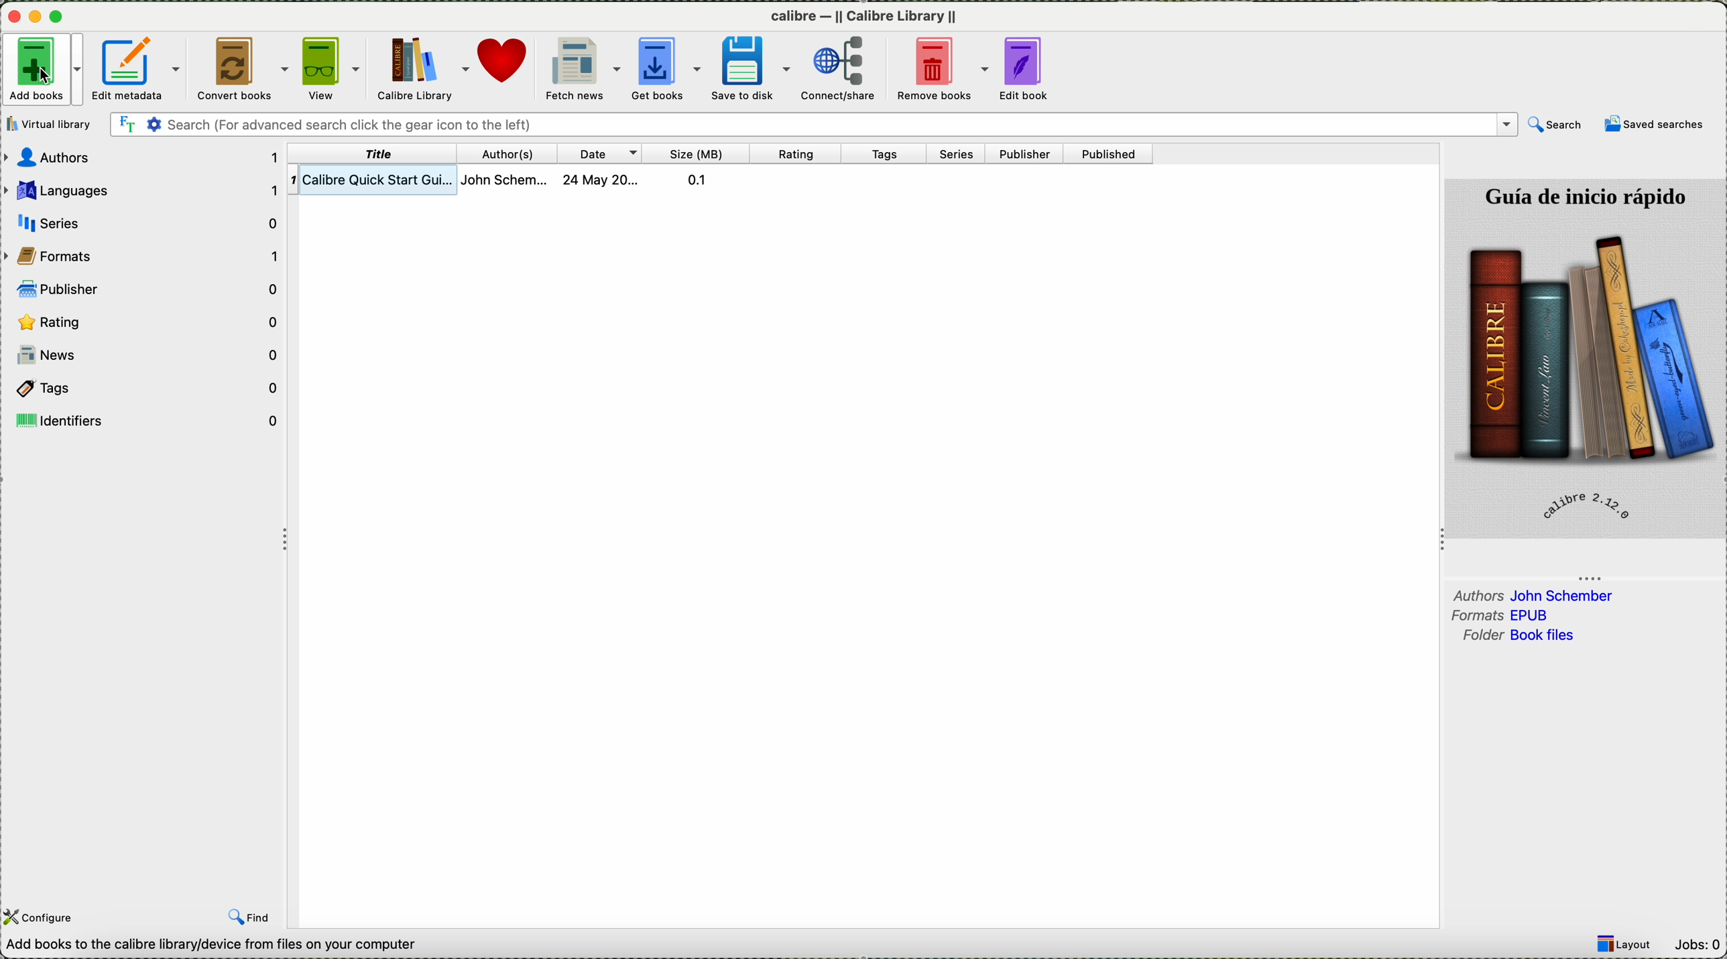 This screenshot has height=959, width=1727. What do you see at coordinates (1026, 153) in the screenshot?
I see `publisher` at bounding box center [1026, 153].